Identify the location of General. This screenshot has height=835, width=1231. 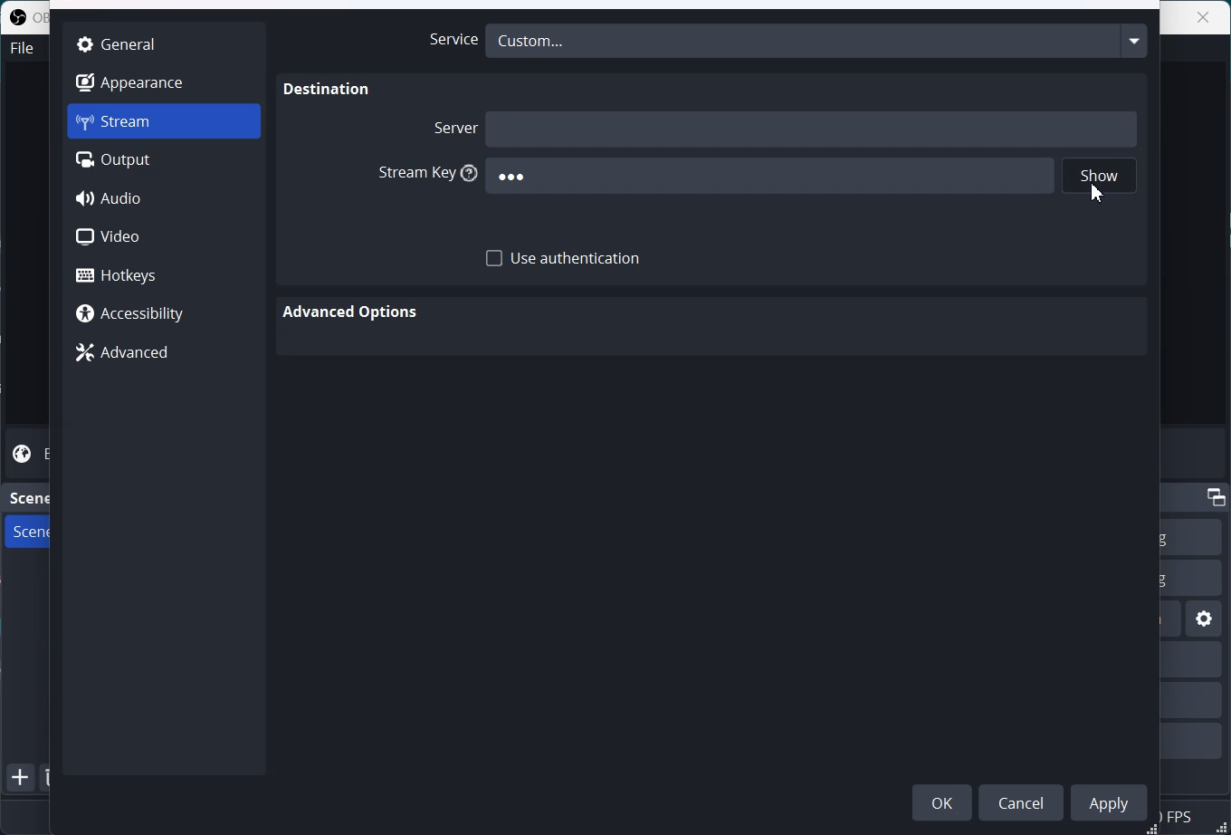
(163, 43).